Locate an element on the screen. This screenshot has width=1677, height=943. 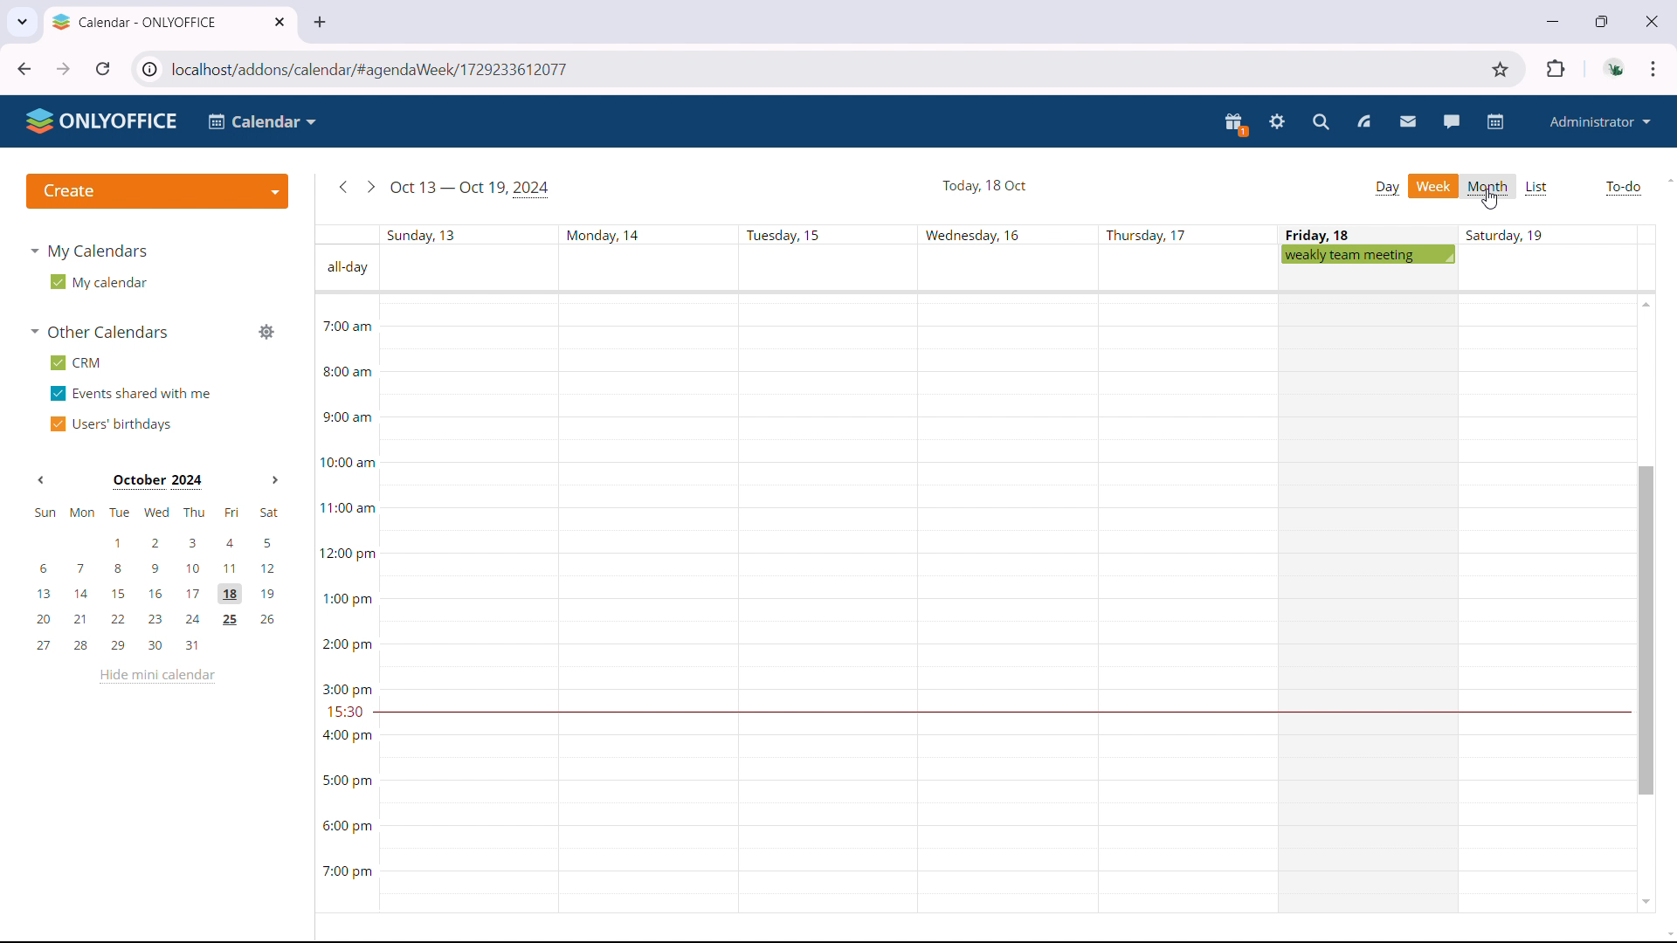
select application is located at coordinates (260, 122).